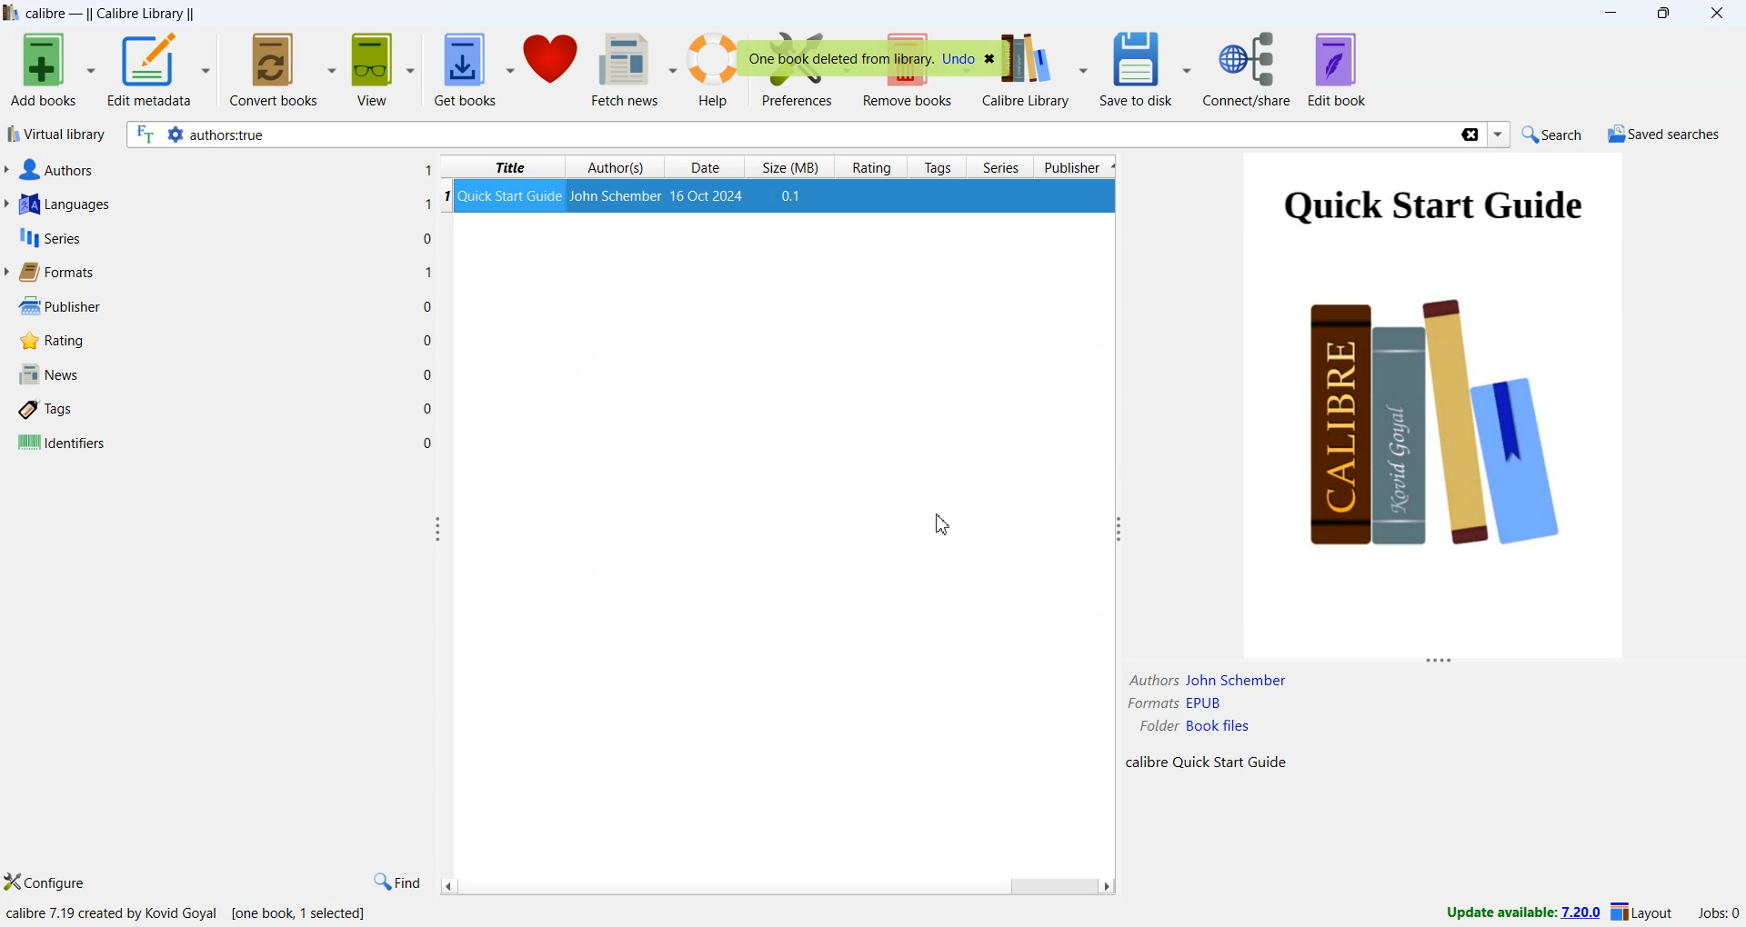 The image size is (1746, 927). I want to click on Dropdown, so click(1500, 135).